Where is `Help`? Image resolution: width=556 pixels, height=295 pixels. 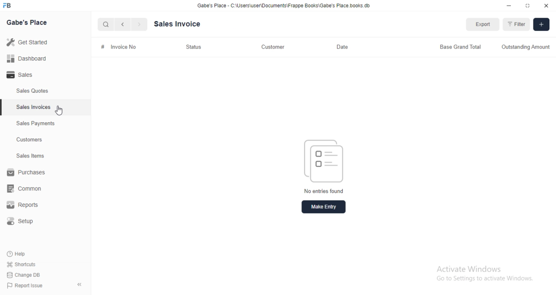 Help is located at coordinates (19, 254).